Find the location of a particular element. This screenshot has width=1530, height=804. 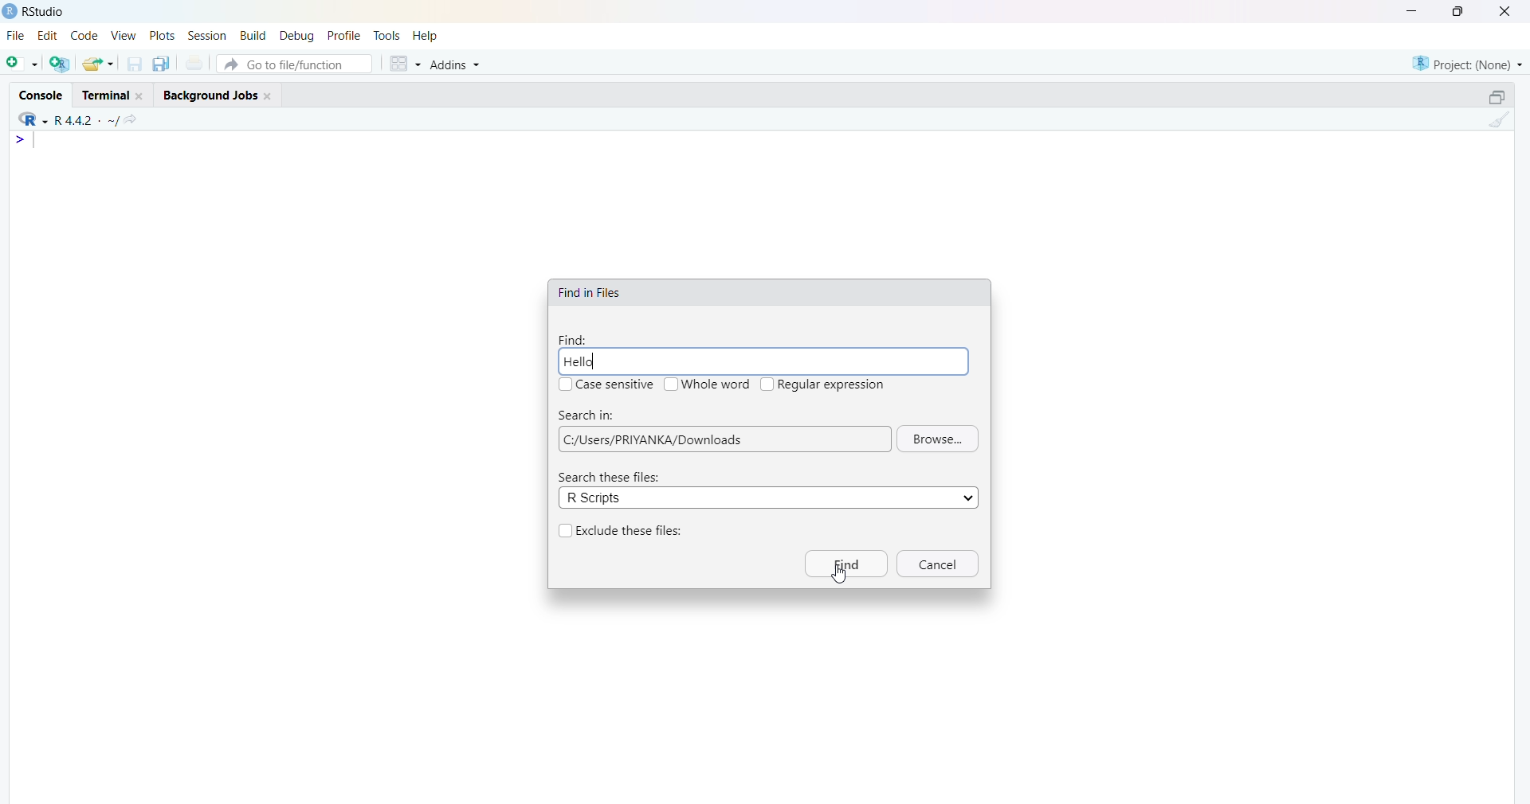

Browse is located at coordinates (937, 438).